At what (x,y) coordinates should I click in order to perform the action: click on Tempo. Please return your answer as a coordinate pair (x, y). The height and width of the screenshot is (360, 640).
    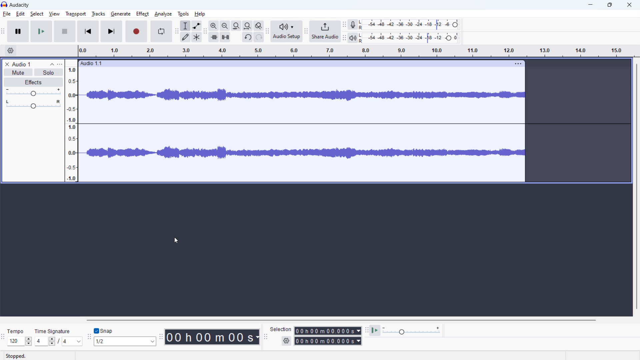
    Looking at the image, I should click on (19, 329).